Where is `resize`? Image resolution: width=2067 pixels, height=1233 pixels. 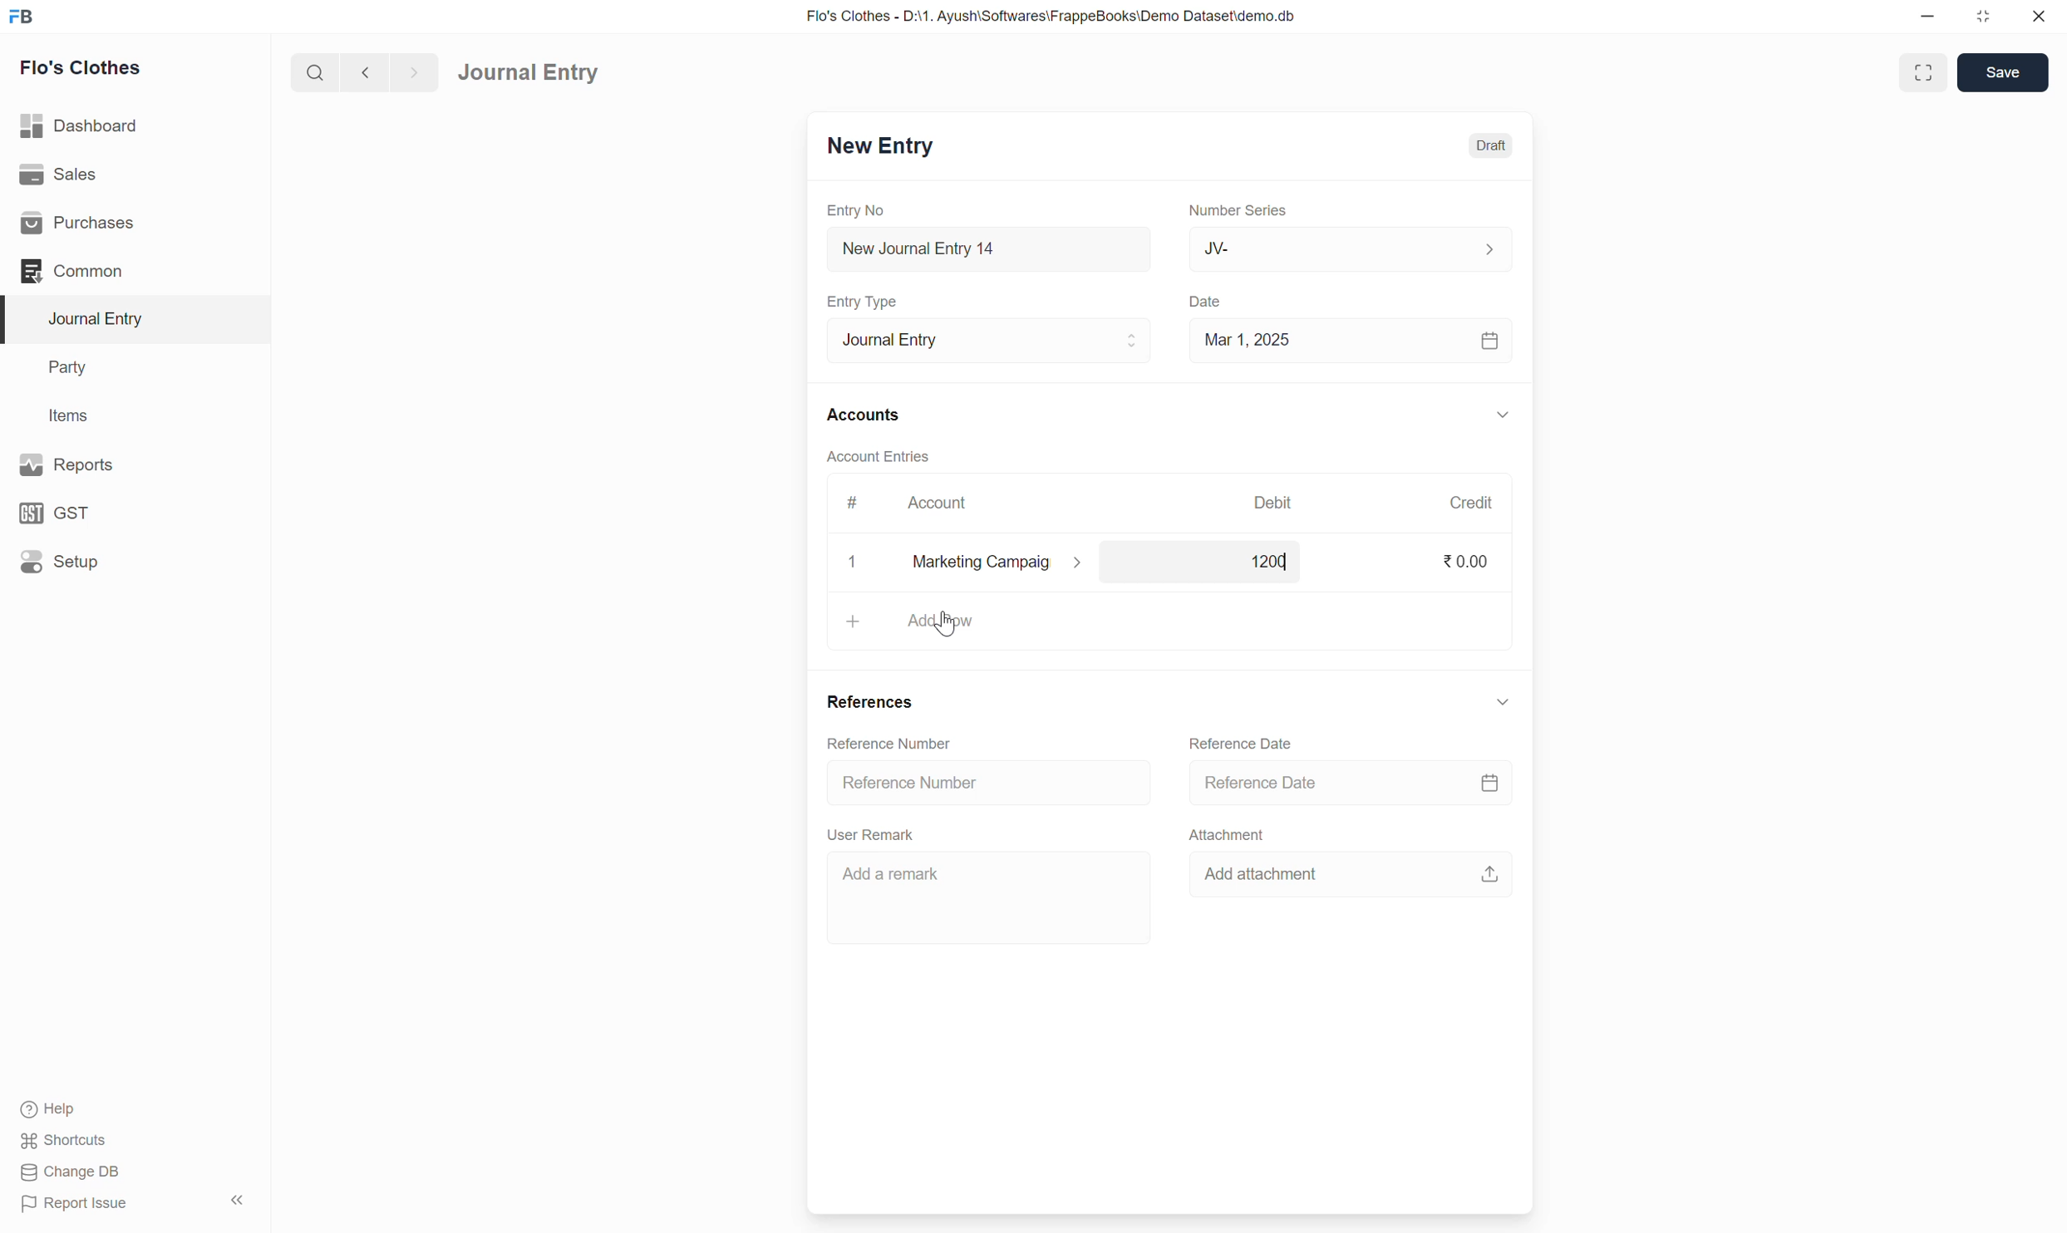
resize is located at coordinates (1981, 17).